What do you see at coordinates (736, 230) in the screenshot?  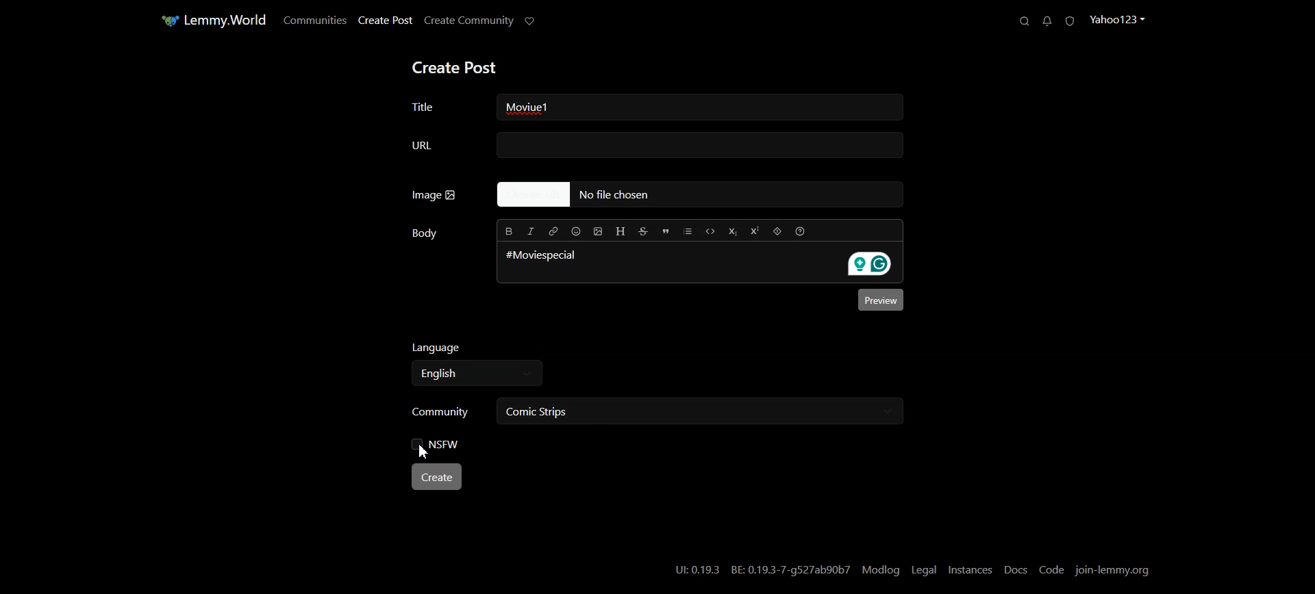 I see `Subscript` at bounding box center [736, 230].